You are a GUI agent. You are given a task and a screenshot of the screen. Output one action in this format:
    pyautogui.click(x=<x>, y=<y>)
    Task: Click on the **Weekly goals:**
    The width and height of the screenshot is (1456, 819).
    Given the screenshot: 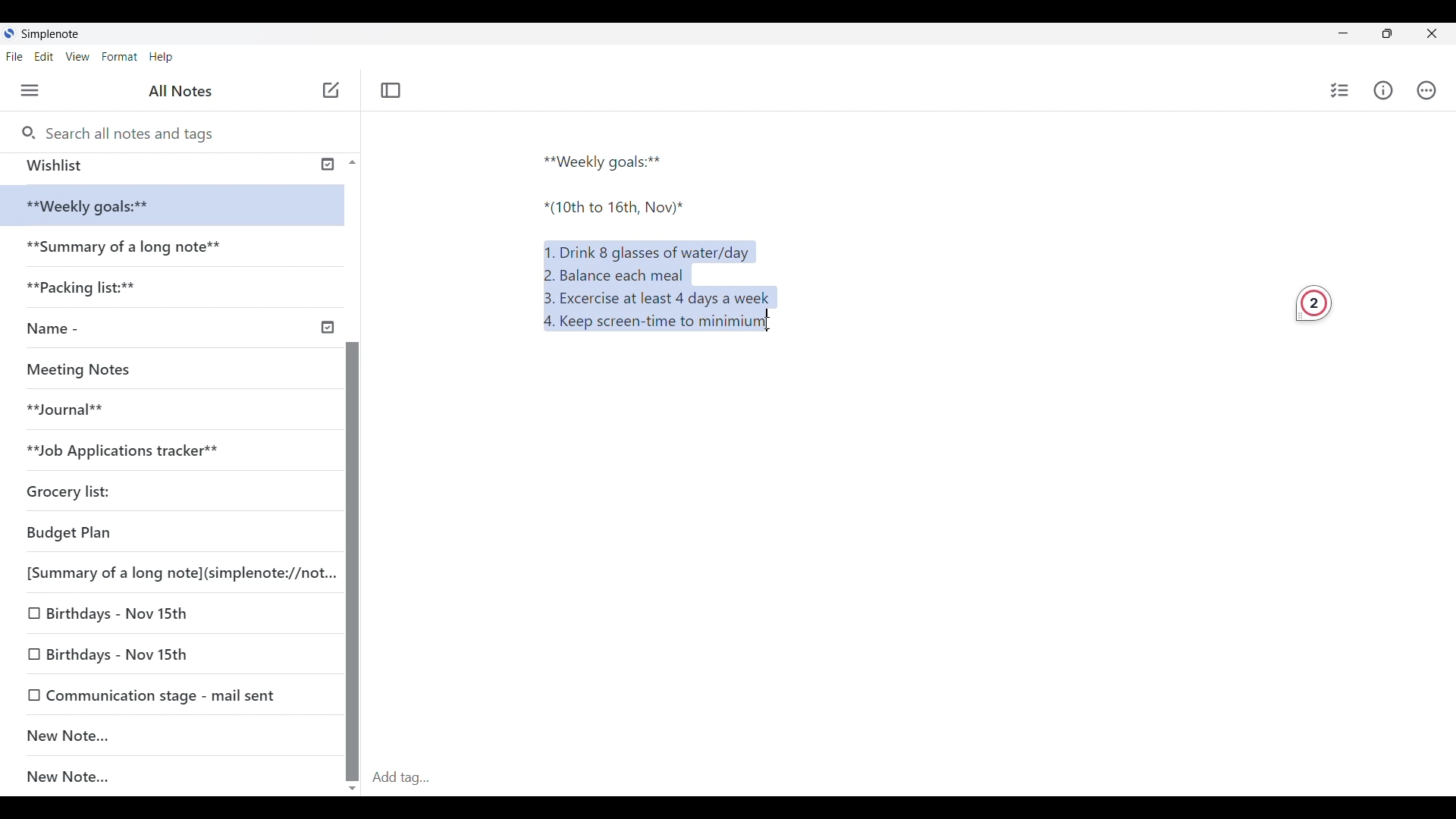 What is the action you would take?
    pyautogui.click(x=99, y=206)
    